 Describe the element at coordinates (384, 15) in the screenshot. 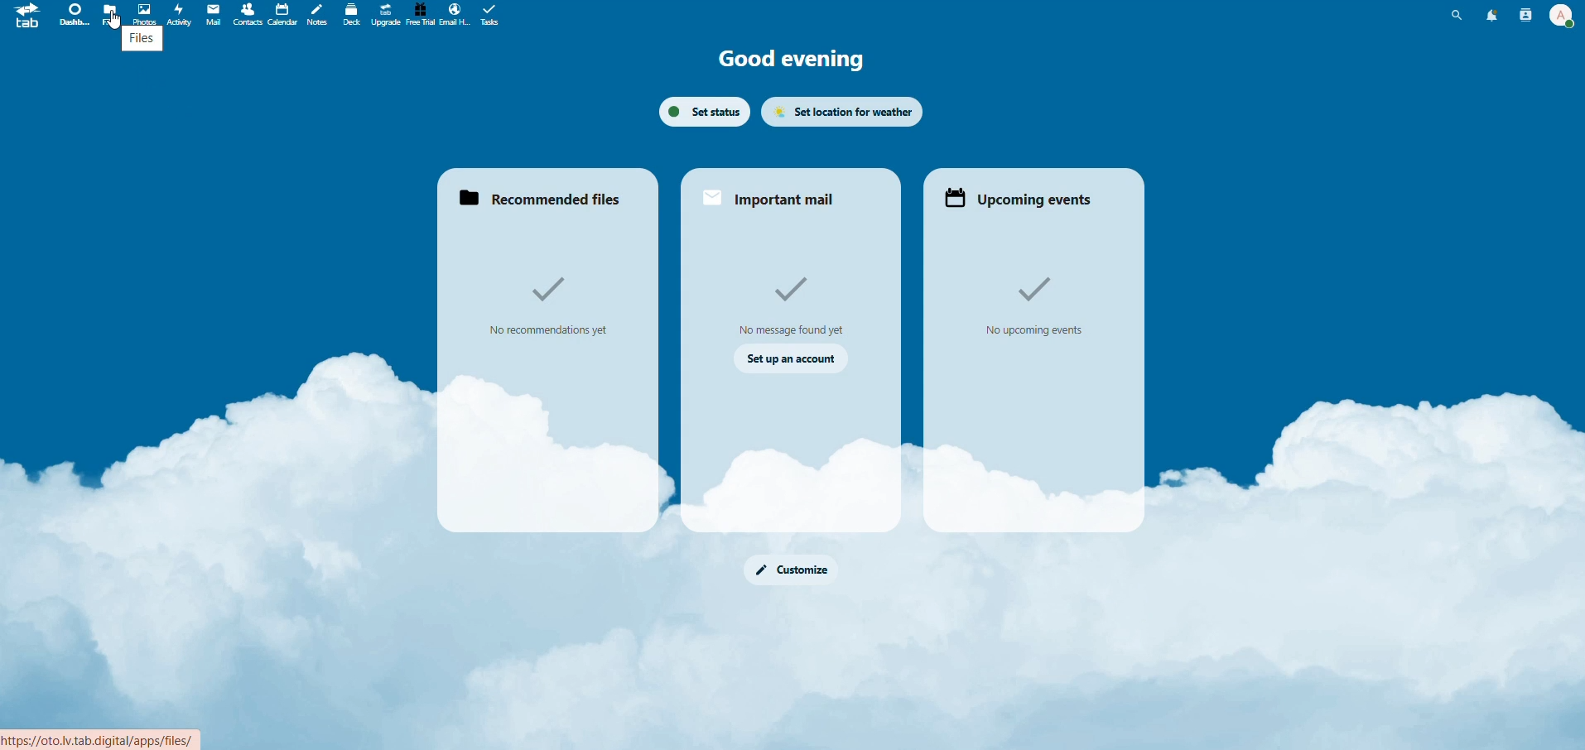

I see `Upgrade` at that location.